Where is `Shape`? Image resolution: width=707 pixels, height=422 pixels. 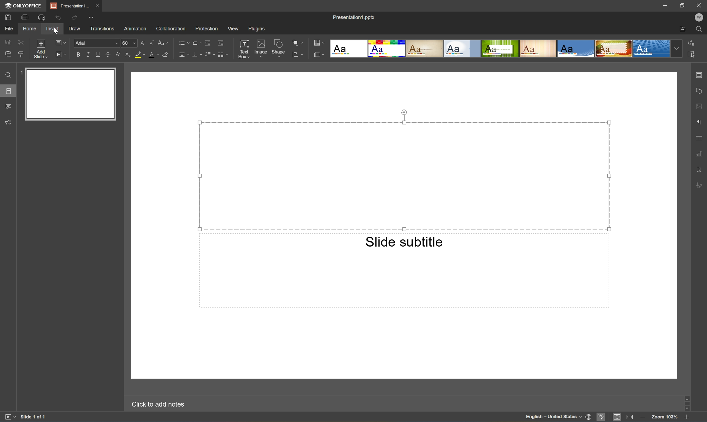
Shape is located at coordinates (279, 47).